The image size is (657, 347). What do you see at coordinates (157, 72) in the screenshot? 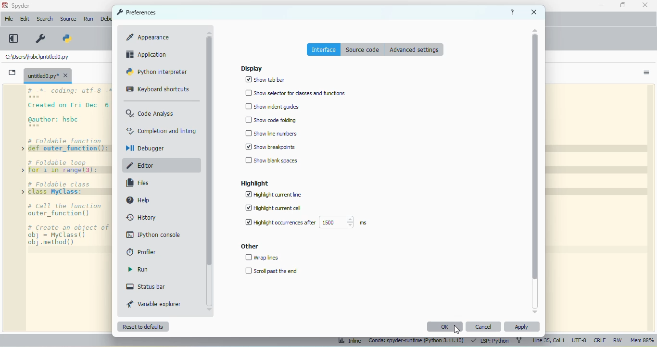
I see `python interpreter` at bounding box center [157, 72].